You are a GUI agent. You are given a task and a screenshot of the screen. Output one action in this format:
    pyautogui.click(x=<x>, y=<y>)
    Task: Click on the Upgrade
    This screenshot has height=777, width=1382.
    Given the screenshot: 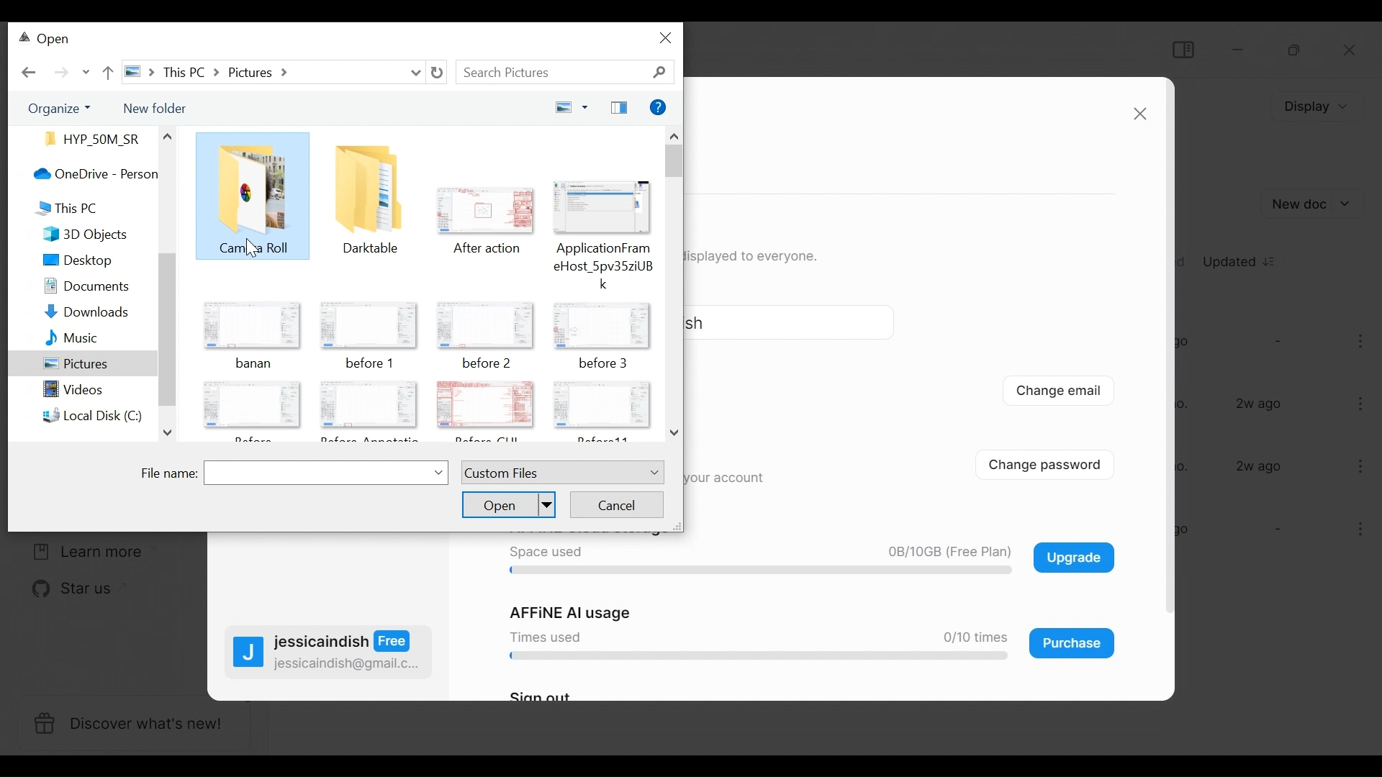 What is the action you would take?
    pyautogui.click(x=1073, y=557)
    